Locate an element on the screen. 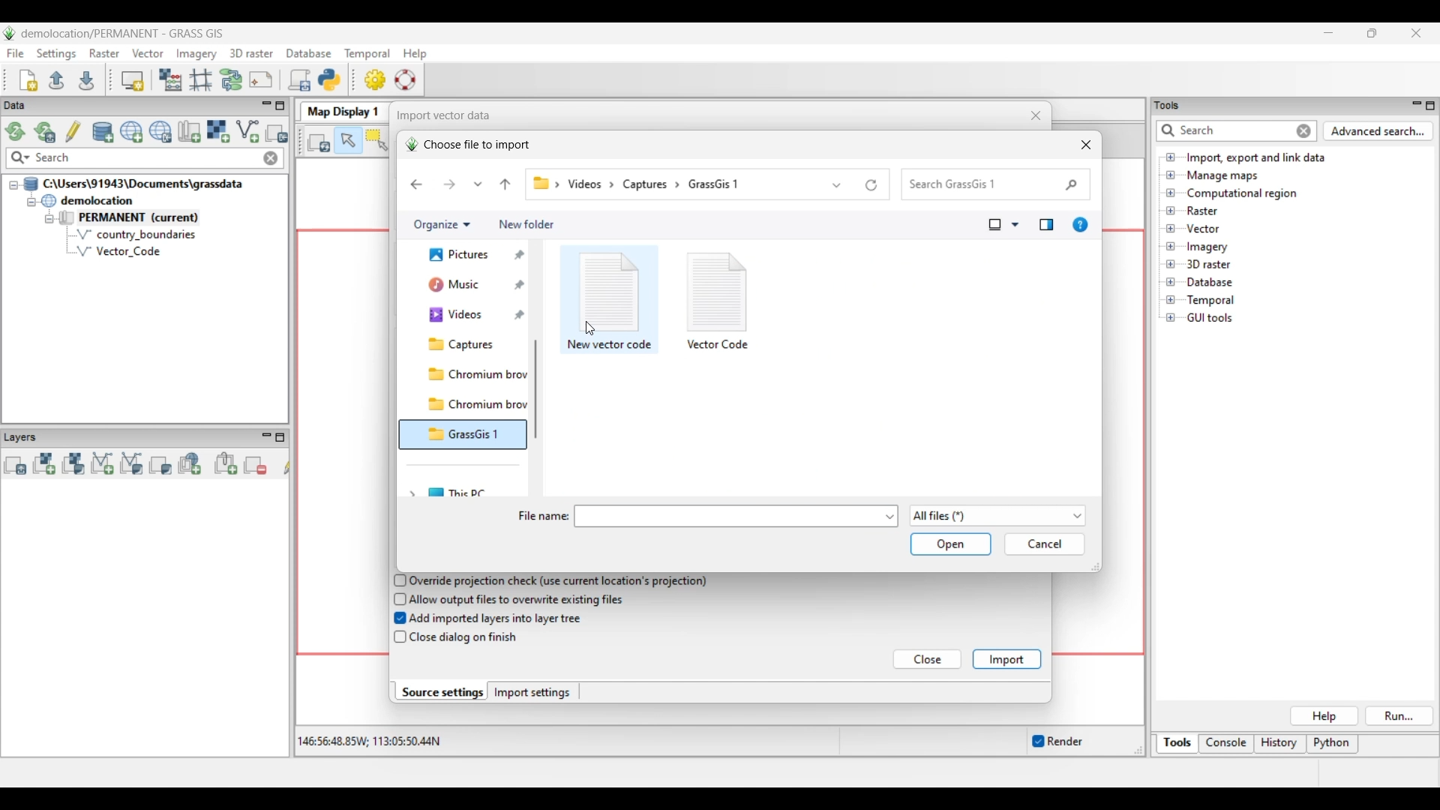 The width and height of the screenshot is (1440, 810). Pathway of current folder changed is located at coordinates (542, 184).